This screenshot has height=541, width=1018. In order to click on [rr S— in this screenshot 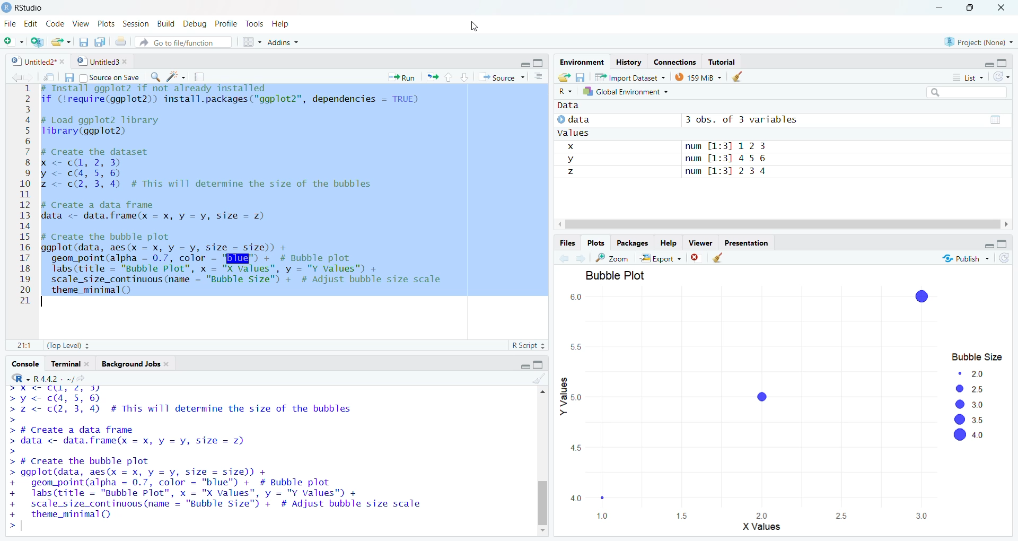, I will do `click(580, 59)`.